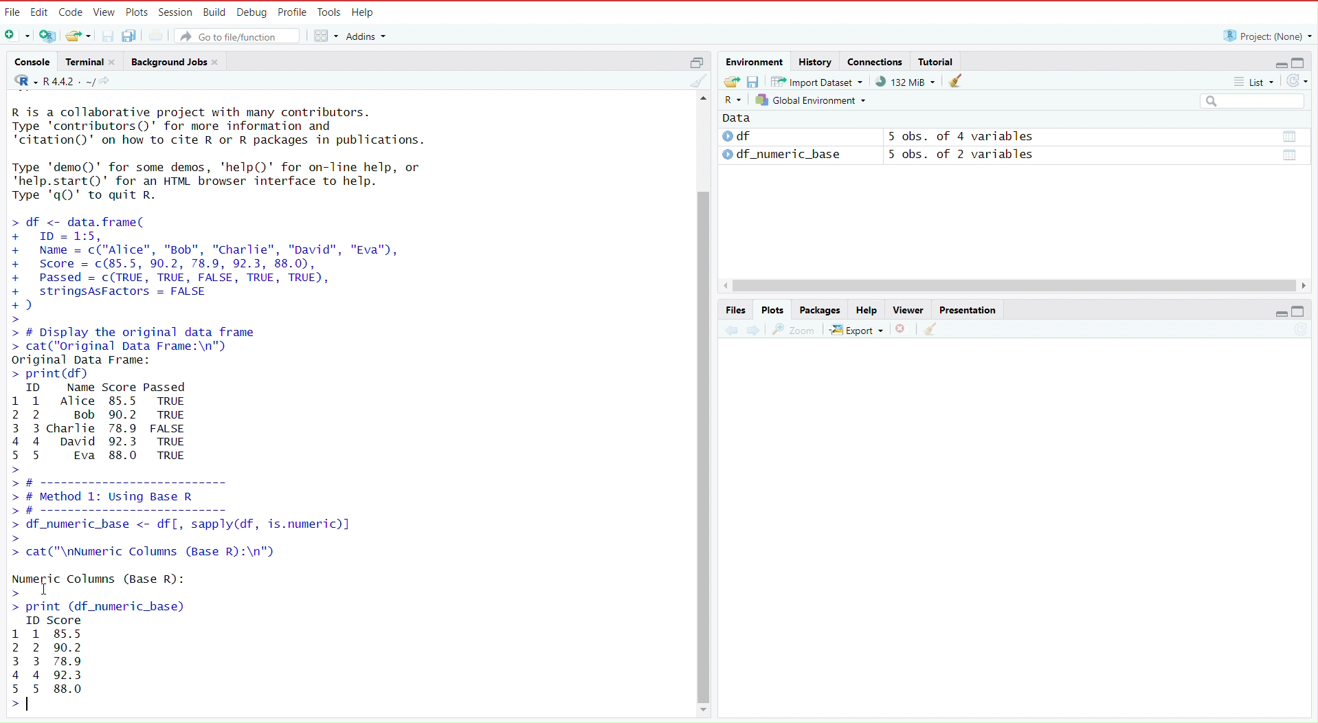  What do you see at coordinates (725, 331) in the screenshot?
I see `previous plot` at bounding box center [725, 331].